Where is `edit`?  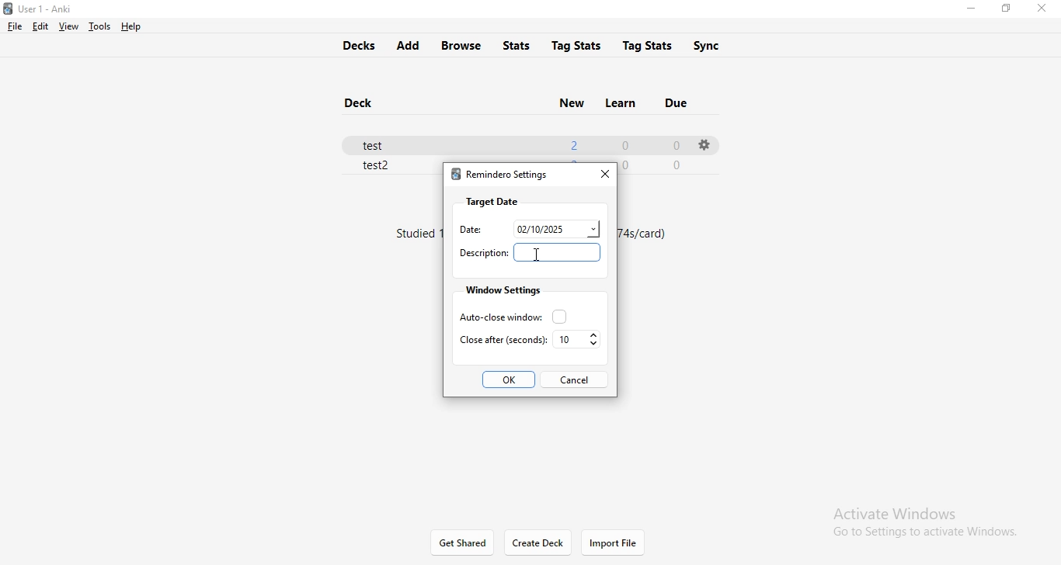
edit is located at coordinates (39, 26).